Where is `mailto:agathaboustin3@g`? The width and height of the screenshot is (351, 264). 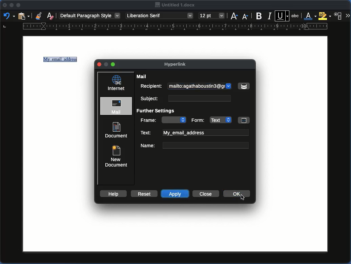 mailto:agathaboustin3@g is located at coordinates (200, 86).